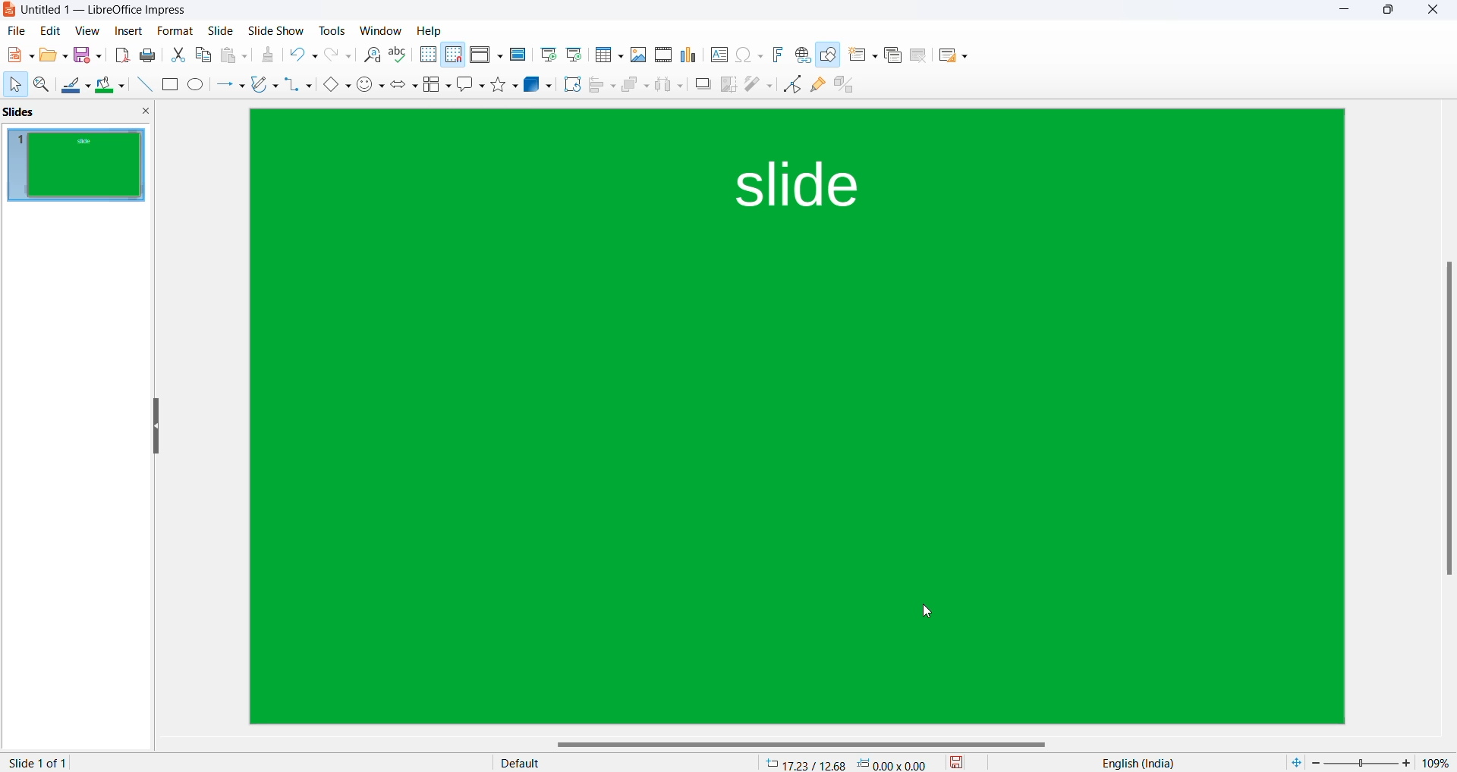 The width and height of the screenshot is (1457, 772). I want to click on paste options, so click(238, 55).